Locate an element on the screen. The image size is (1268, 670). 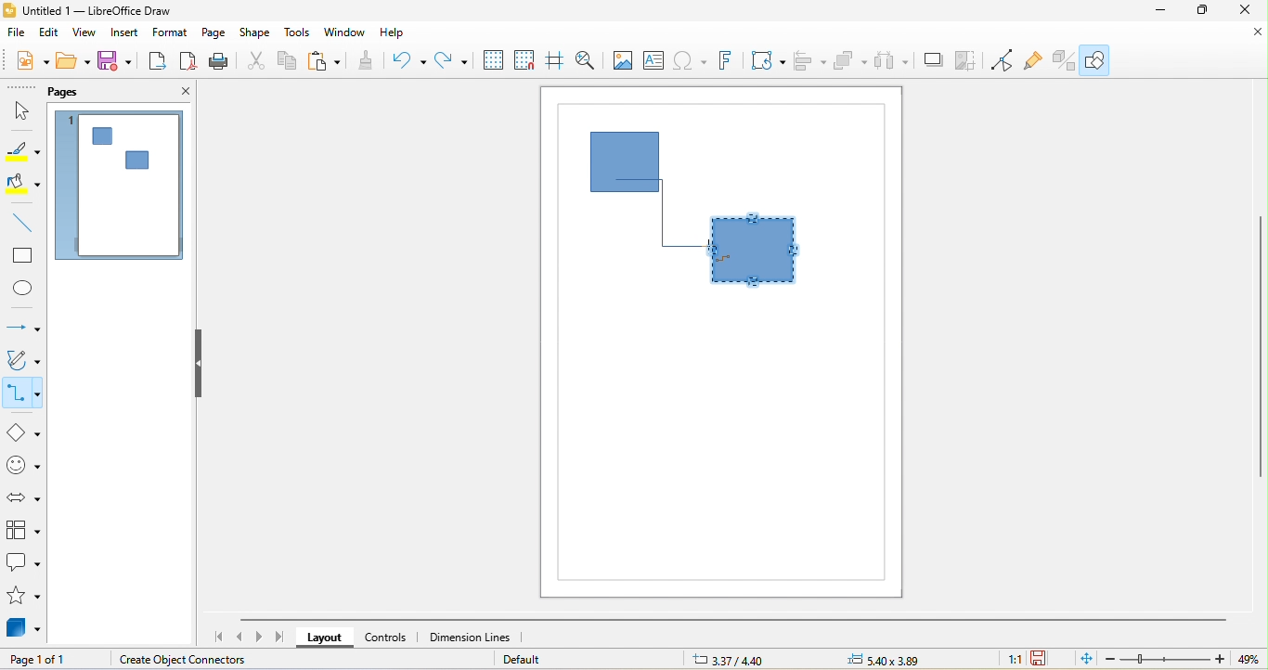
helplines while moving is located at coordinates (558, 59).